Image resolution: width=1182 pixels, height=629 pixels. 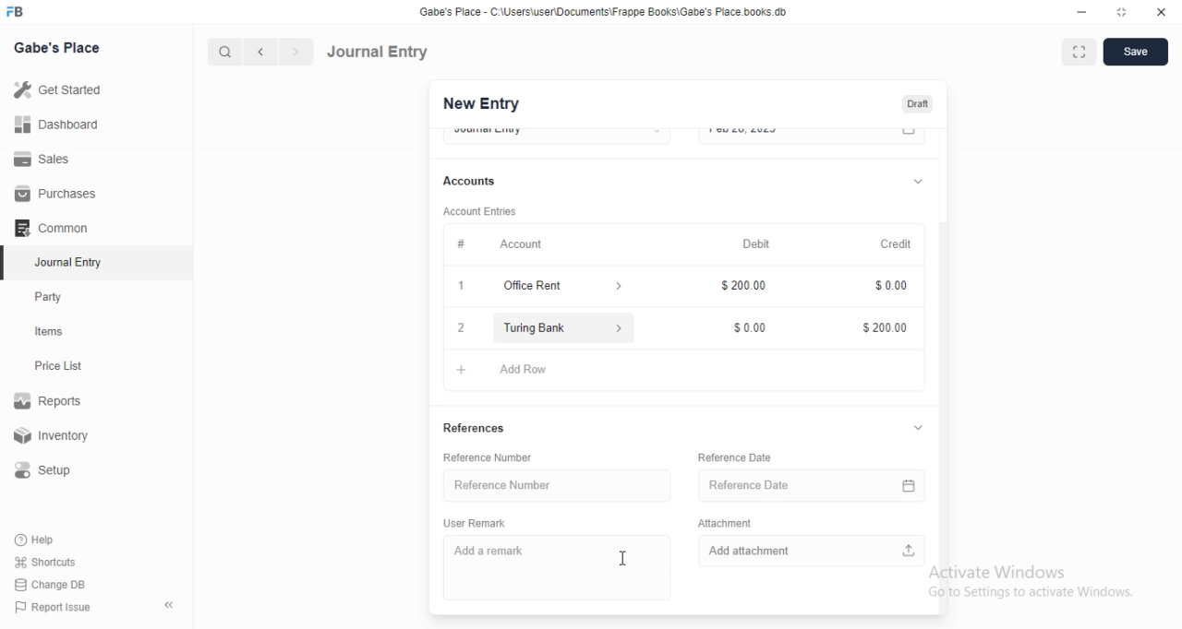 What do you see at coordinates (71, 262) in the screenshot?
I see `‘Journal Entry` at bounding box center [71, 262].